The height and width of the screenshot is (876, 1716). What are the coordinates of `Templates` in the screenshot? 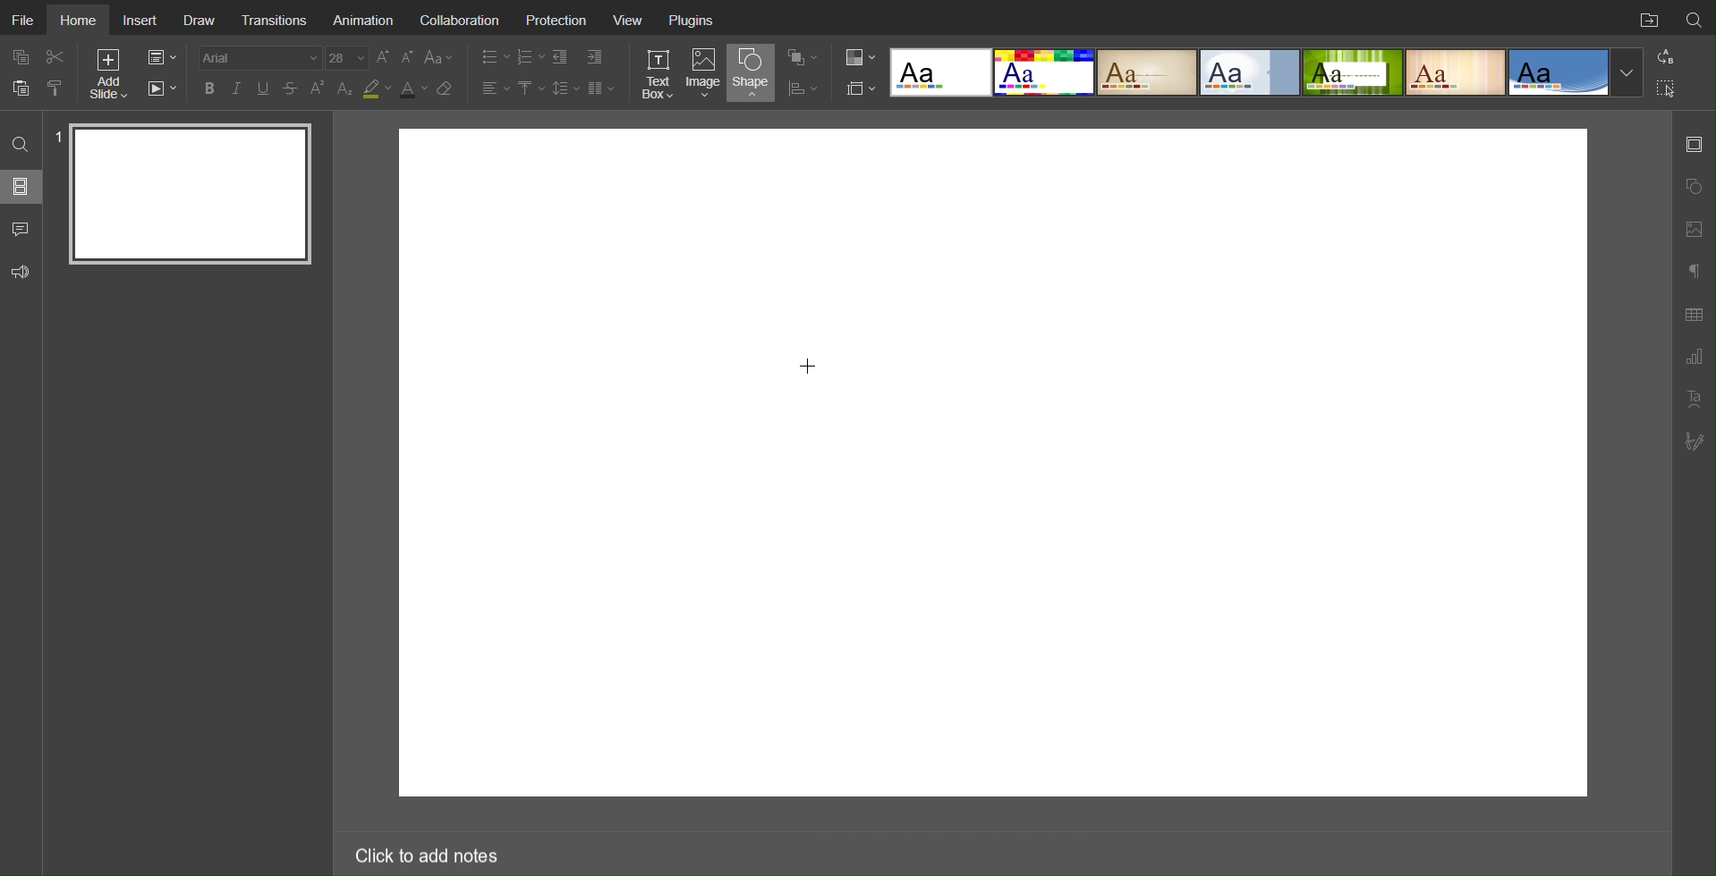 It's located at (1267, 72).